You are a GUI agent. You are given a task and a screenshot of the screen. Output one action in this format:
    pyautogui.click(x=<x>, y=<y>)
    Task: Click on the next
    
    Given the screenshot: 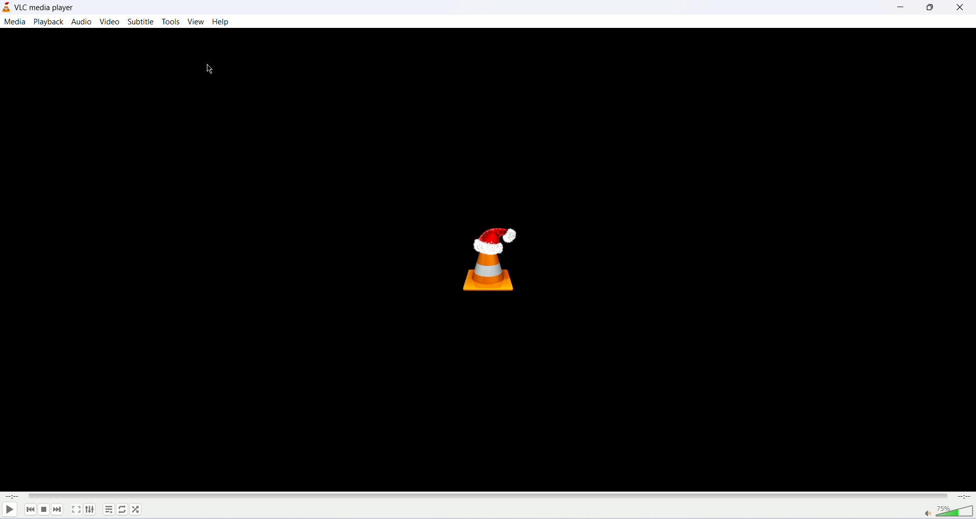 What is the action you would take?
    pyautogui.click(x=58, y=509)
    